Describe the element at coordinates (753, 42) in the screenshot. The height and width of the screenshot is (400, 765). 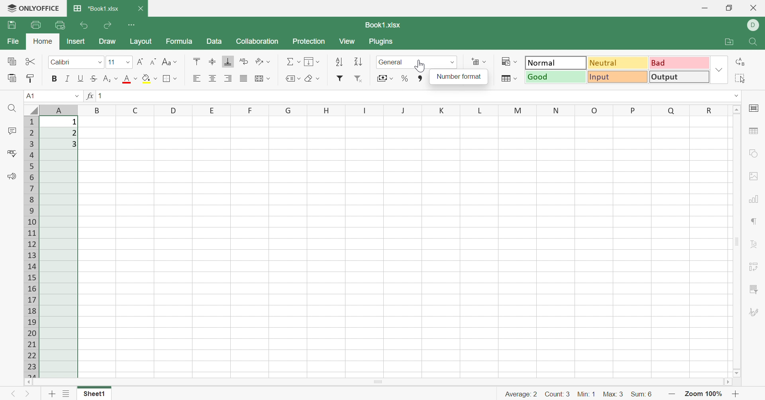
I see `Find` at that location.